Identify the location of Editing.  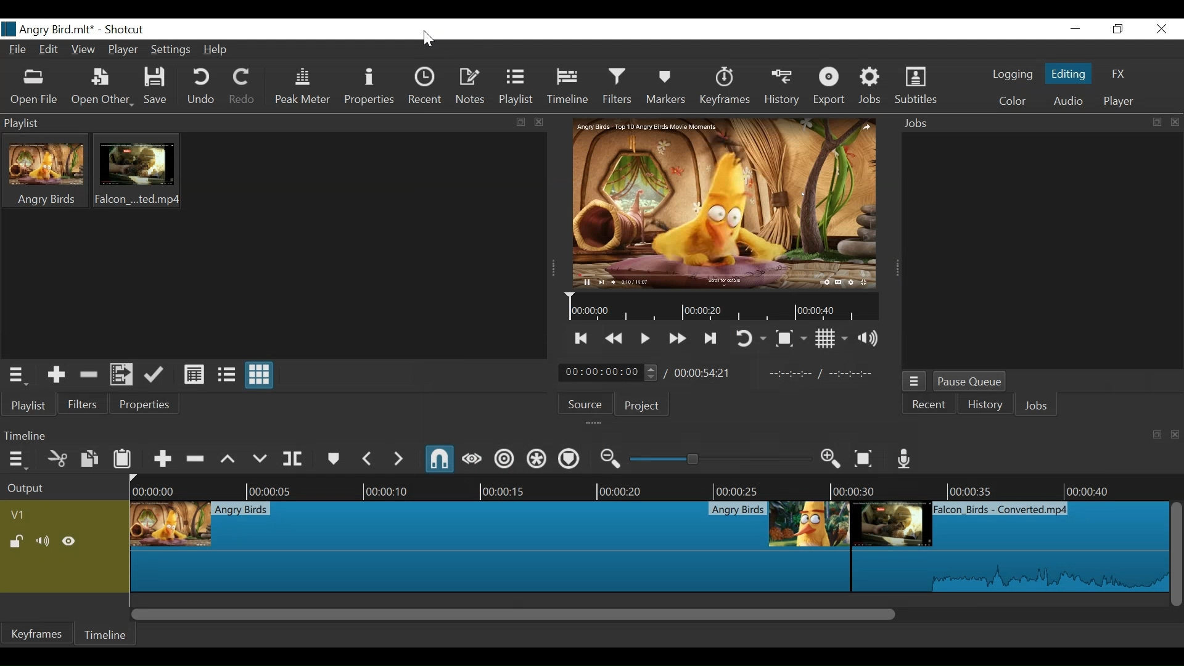
(1068, 73).